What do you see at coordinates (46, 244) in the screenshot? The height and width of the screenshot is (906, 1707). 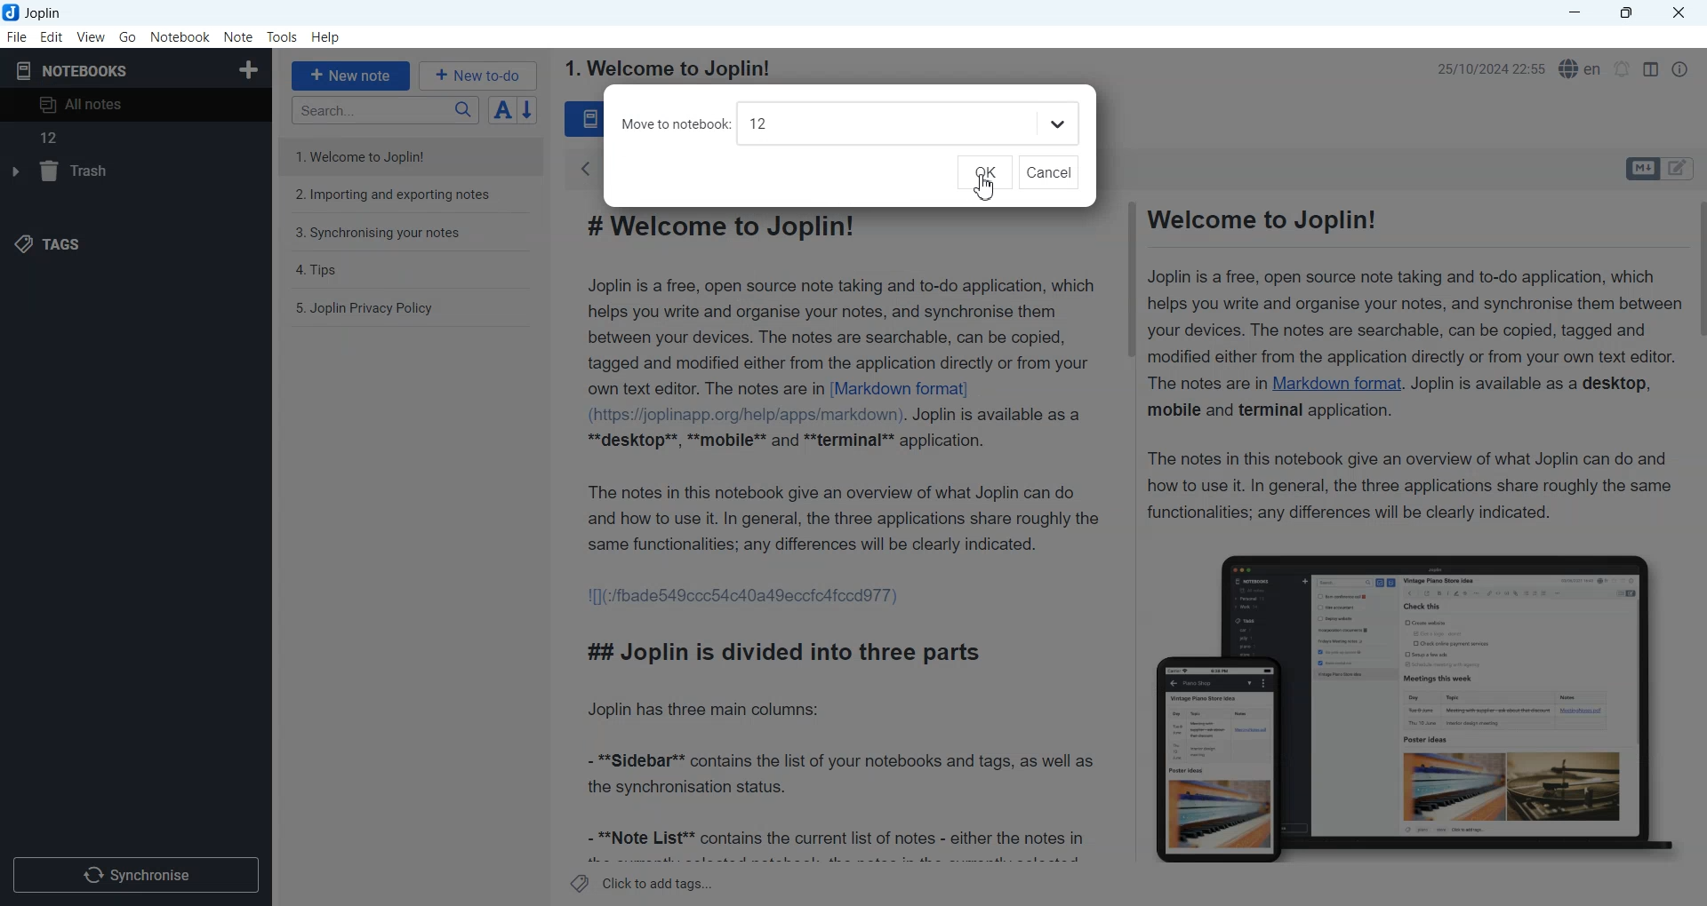 I see `Tags` at bounding box center [46, 244].